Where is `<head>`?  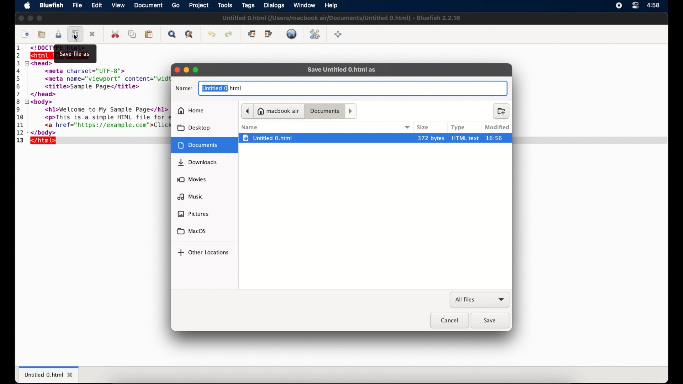
<head> is located at coordinates (41, 63).